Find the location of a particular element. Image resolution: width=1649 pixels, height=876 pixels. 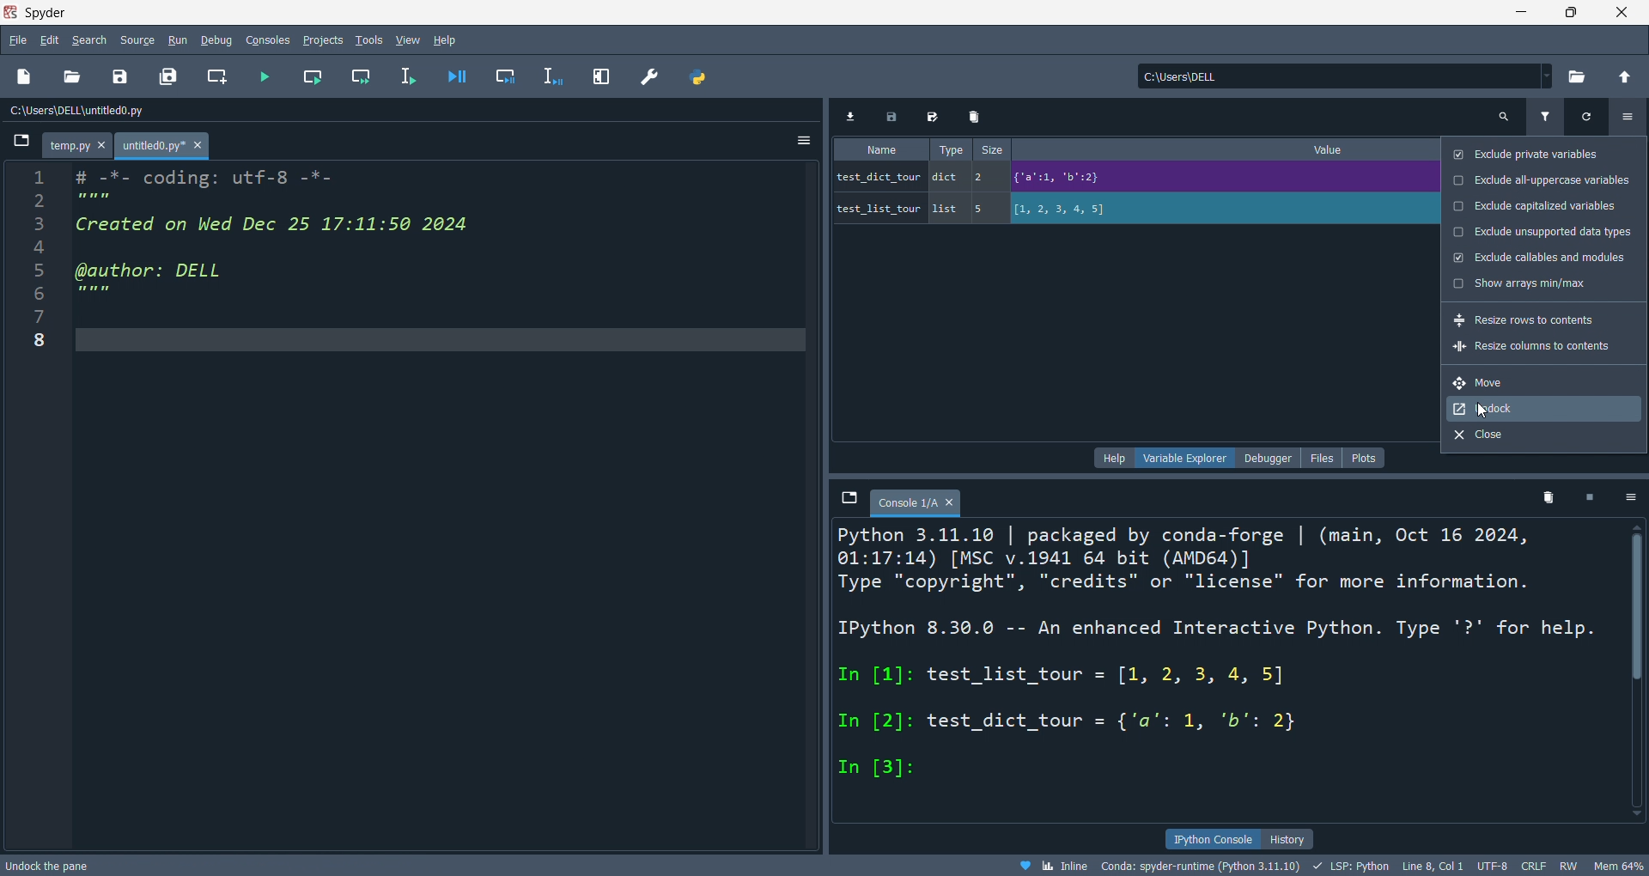

debug line is located at coordinates (553, 76).